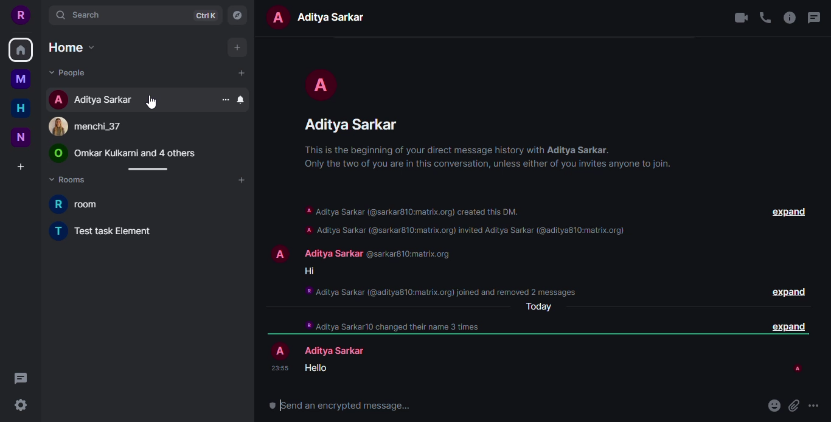 The width and height of the screenshot is (831, 422). Describe the element at coordinates (20, 404) in the screenshot. I see `quick settings` at that location.